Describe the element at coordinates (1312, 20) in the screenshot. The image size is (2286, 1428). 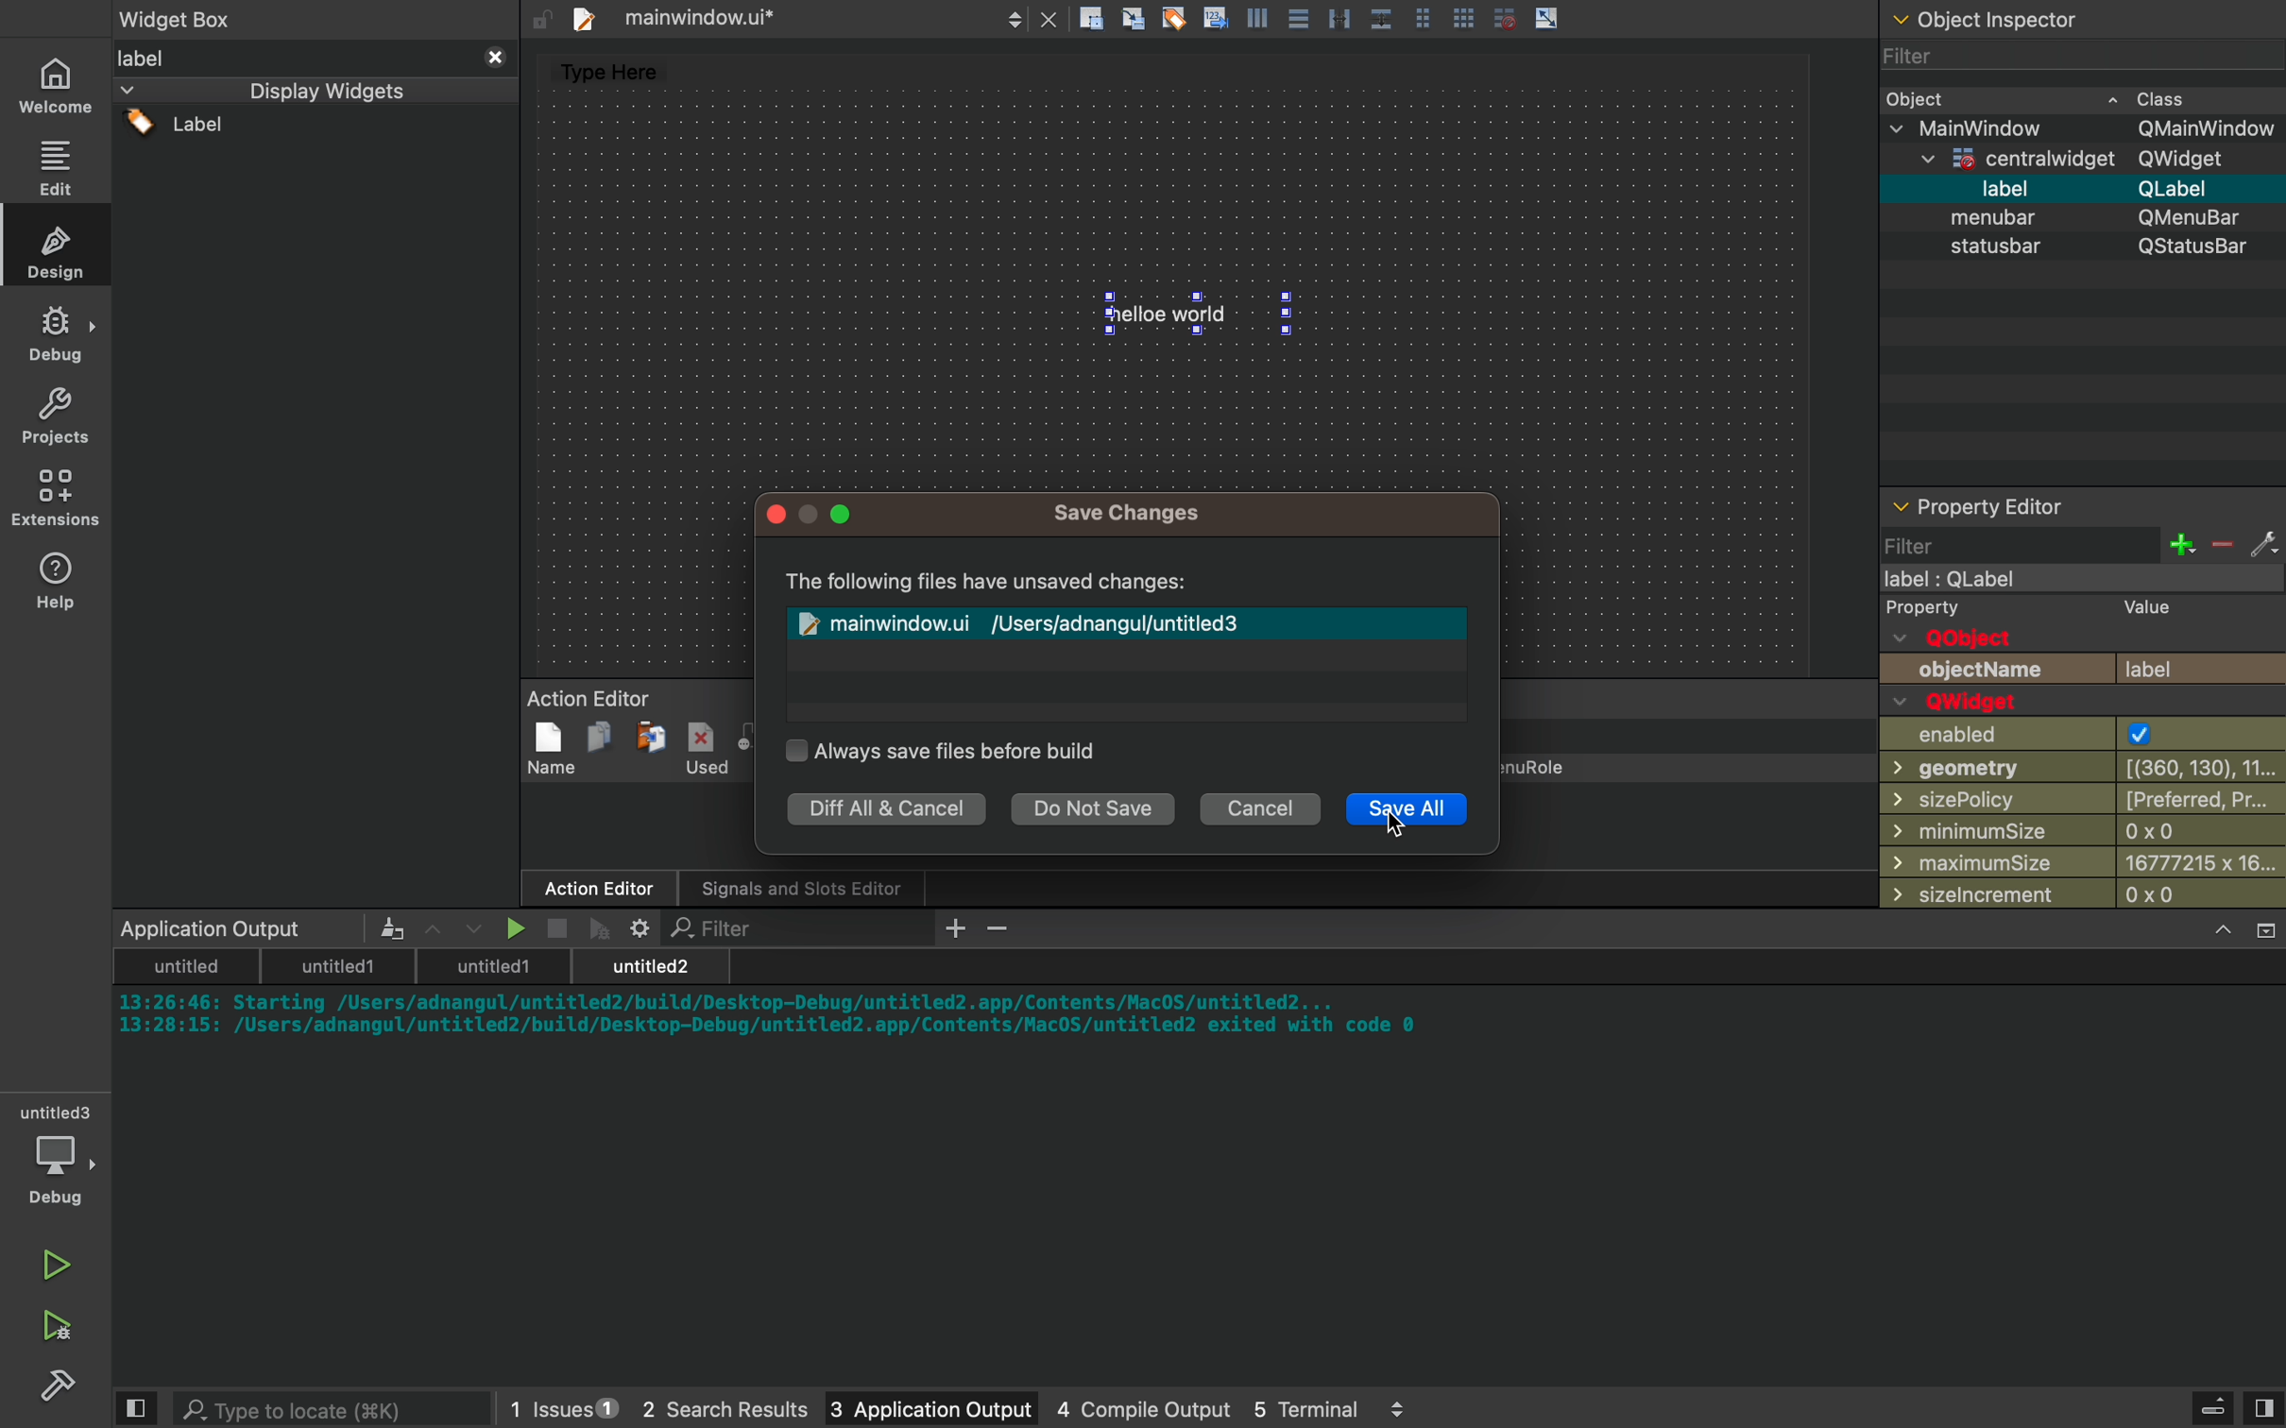
I see `` at that location.